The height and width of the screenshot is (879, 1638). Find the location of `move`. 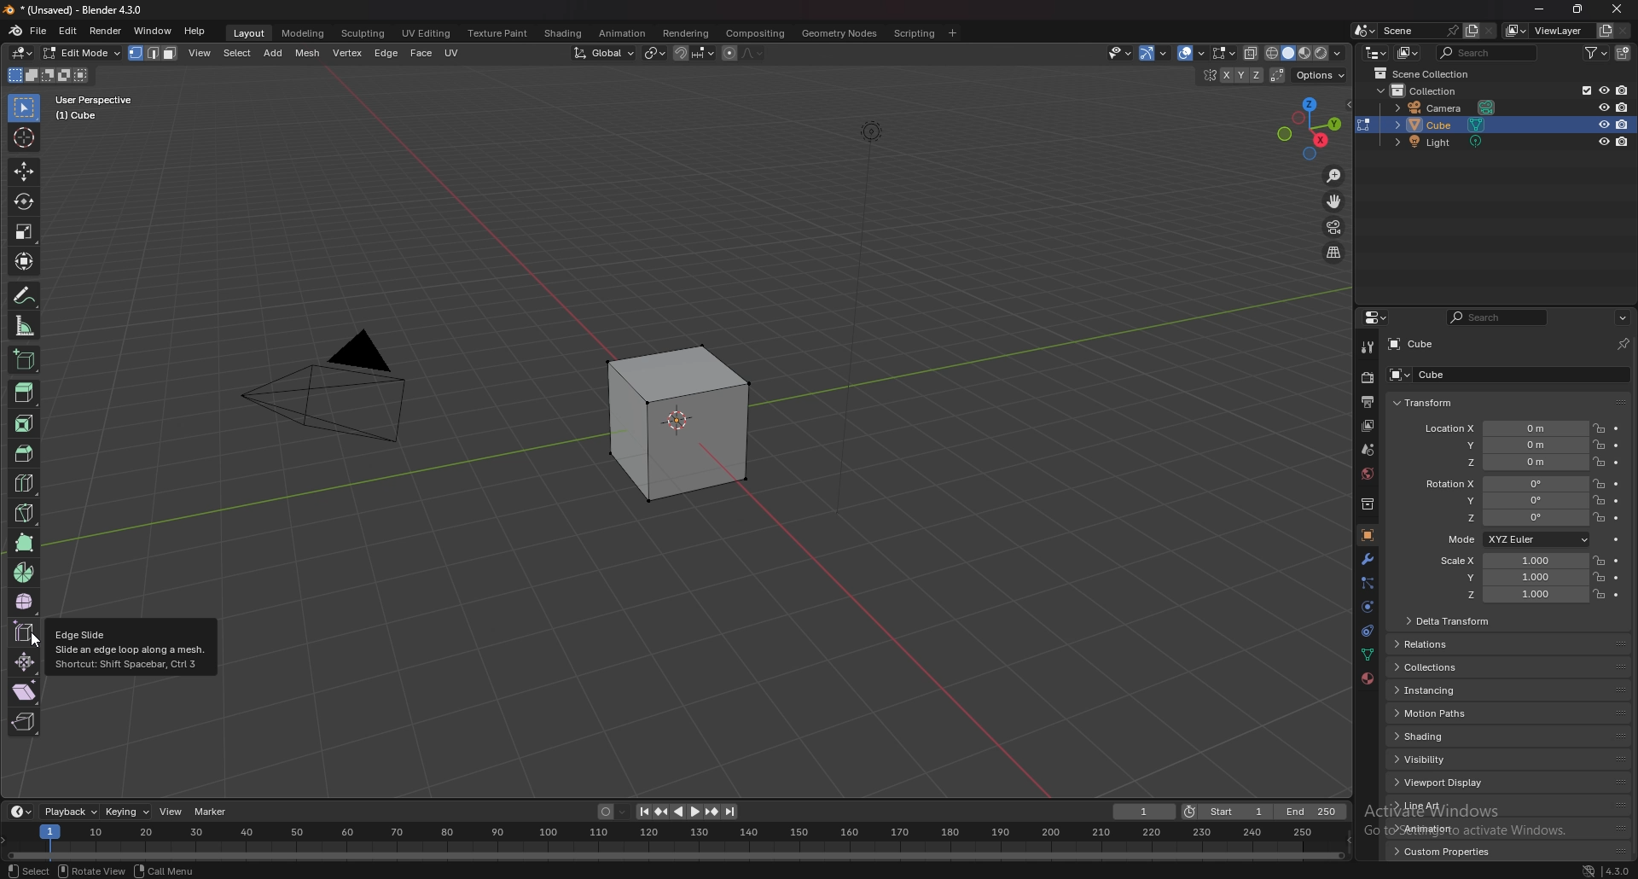

move is located at coordinates (1335, 200).